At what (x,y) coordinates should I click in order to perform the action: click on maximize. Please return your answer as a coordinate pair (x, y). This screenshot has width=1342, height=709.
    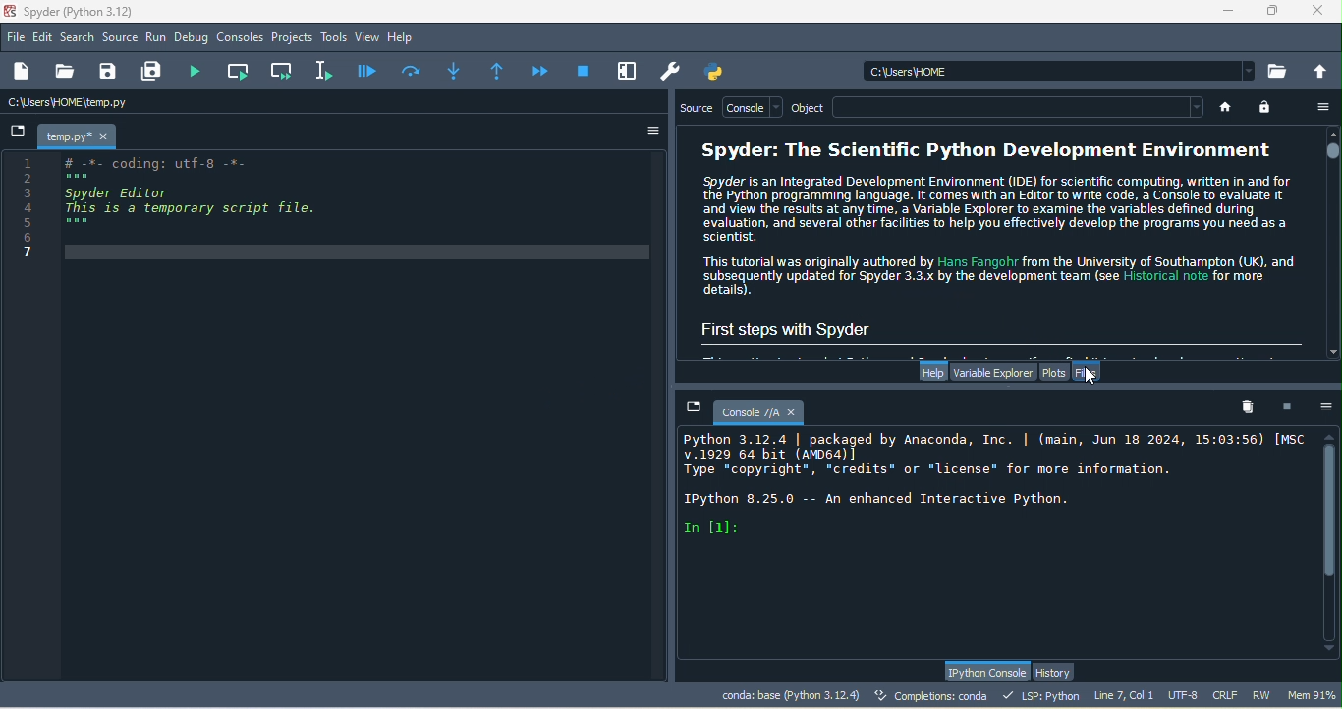
    Looking at the image, I should click on (1274, 11).